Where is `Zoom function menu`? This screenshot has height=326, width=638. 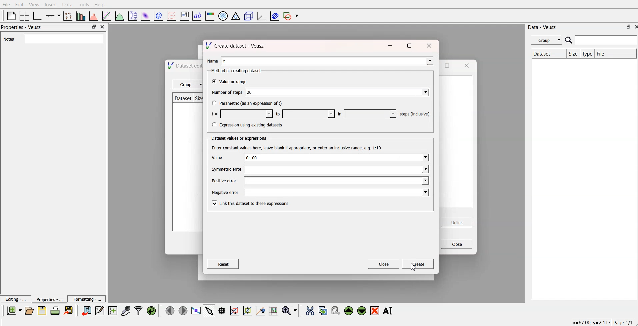
Zoom function menu is located at coordinates (290, 310).